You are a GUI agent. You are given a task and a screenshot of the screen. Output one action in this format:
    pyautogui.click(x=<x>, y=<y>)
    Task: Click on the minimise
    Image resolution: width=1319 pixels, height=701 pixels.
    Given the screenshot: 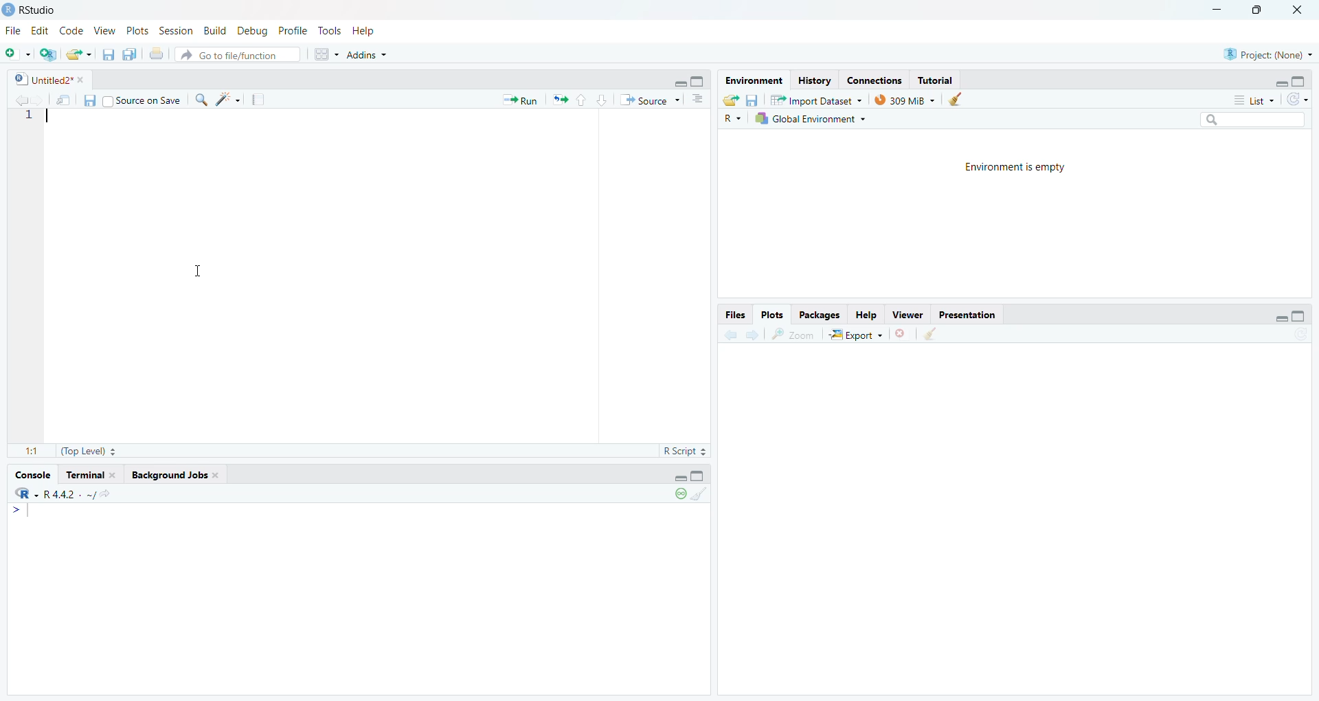 What is the action you would take?
    pyautogui.click(x=1276, y=81)
    